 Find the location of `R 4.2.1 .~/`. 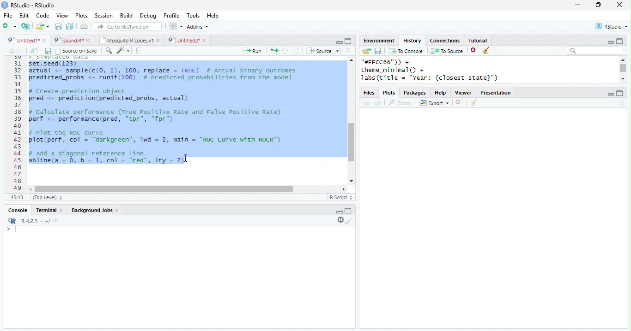

R 4.2.1 .~/ is located at coordinates (34, 221).